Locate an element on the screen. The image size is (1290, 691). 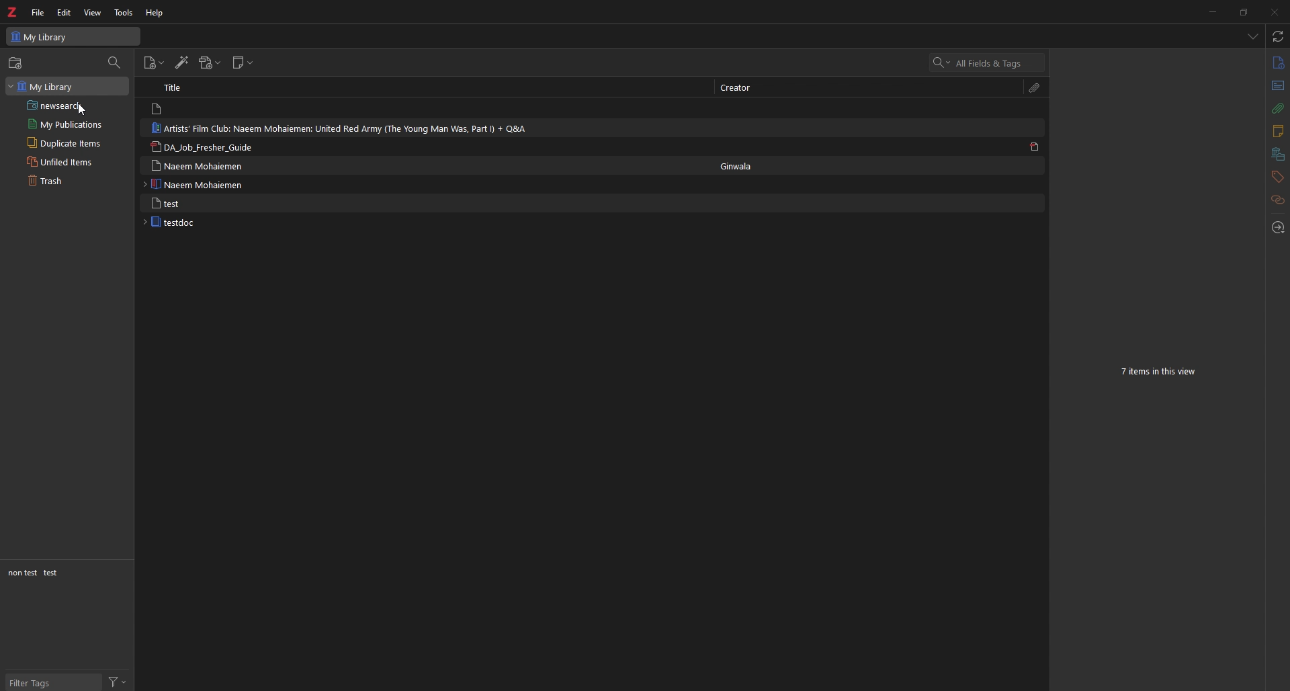
Related is located at coordinates (1277, 201).